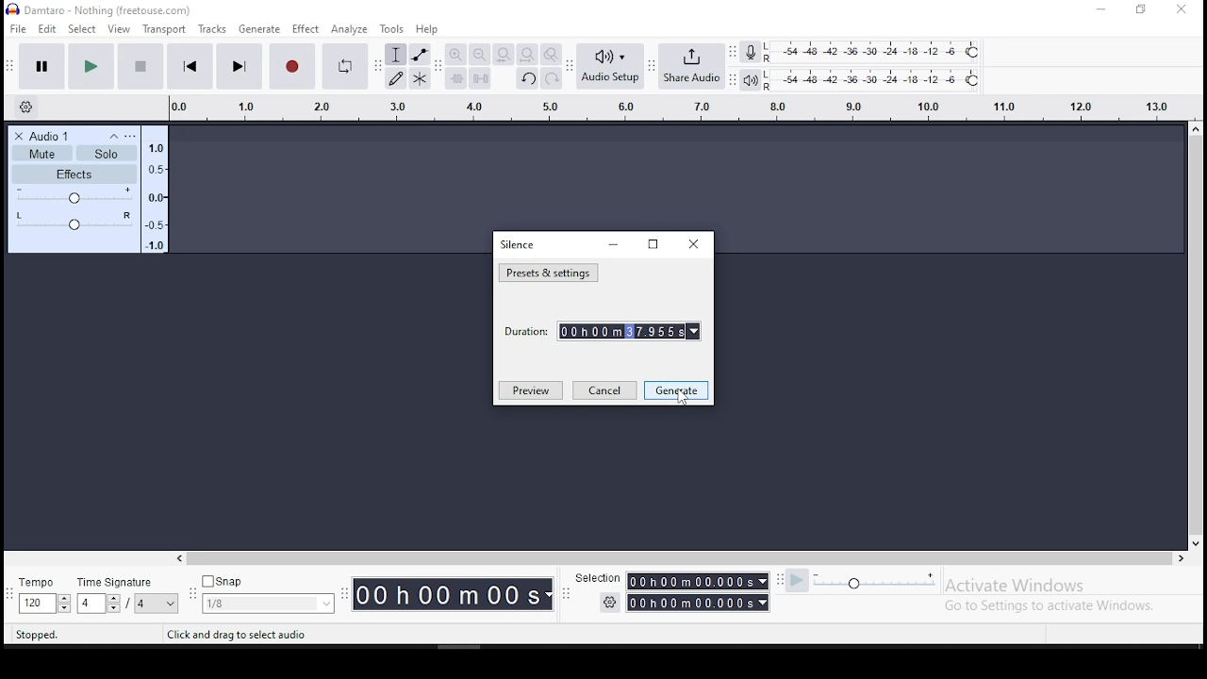  Describe the element at coordinates (393, 28) in the screenshot. I see `tools` at that location.